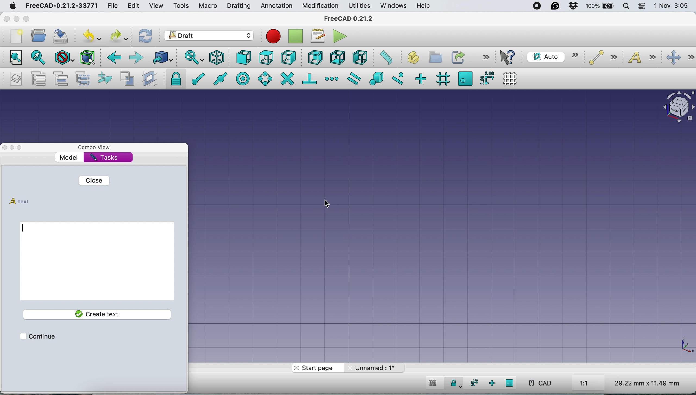 Image resolution: width=696 pixels, height=395 pixels. Describe the element at coordinates (60, 78) in the screenshot. I see `move to group` at that location.